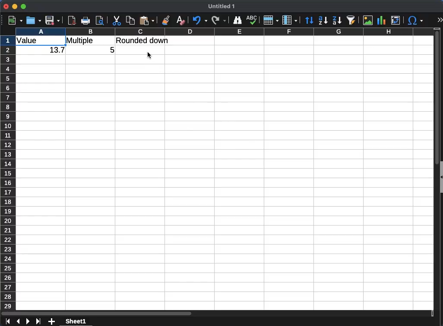 The image size is (443, 326). Describe the element at coordinates (230, 31) in the screenshot. I see `column` at that location.